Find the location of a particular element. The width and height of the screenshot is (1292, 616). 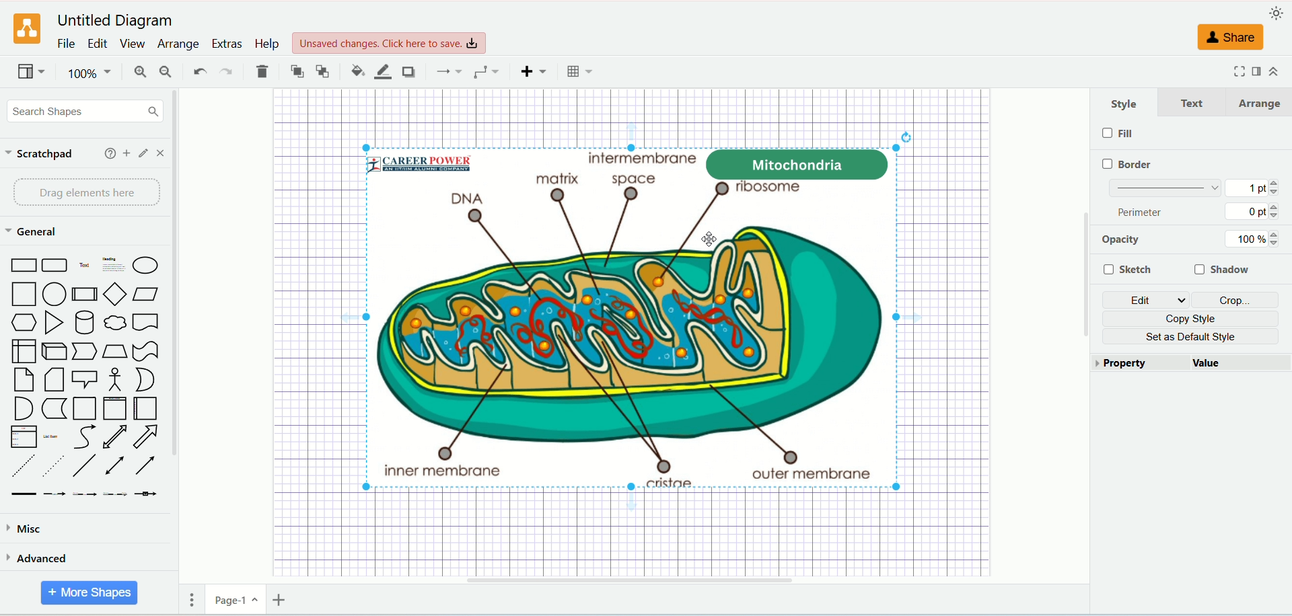

And is located at coordinates (24, 409).